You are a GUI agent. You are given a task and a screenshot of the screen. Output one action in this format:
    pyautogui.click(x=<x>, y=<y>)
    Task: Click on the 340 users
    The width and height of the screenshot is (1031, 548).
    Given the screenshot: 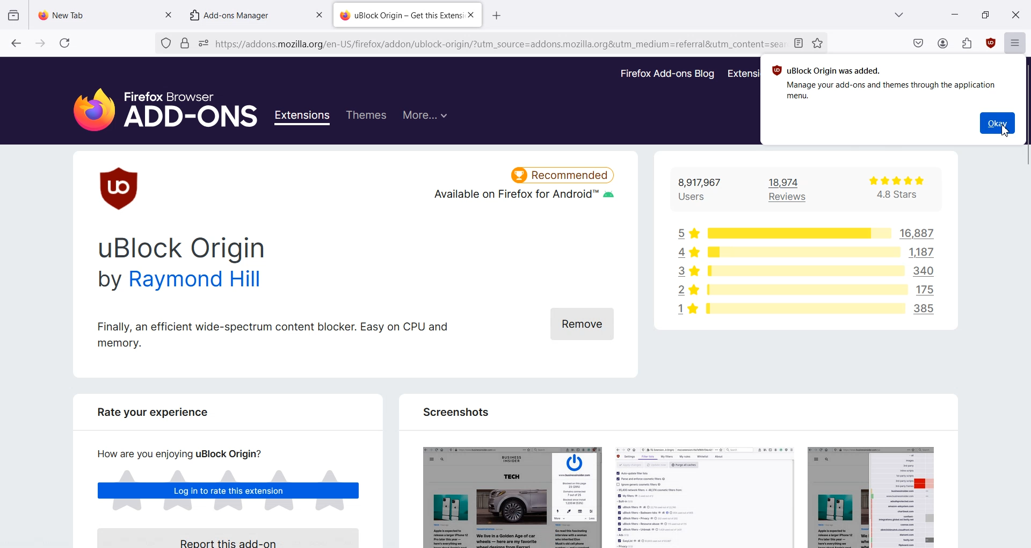 What is the action you would take?
    pyautogui.click(x=927, y=271)
    